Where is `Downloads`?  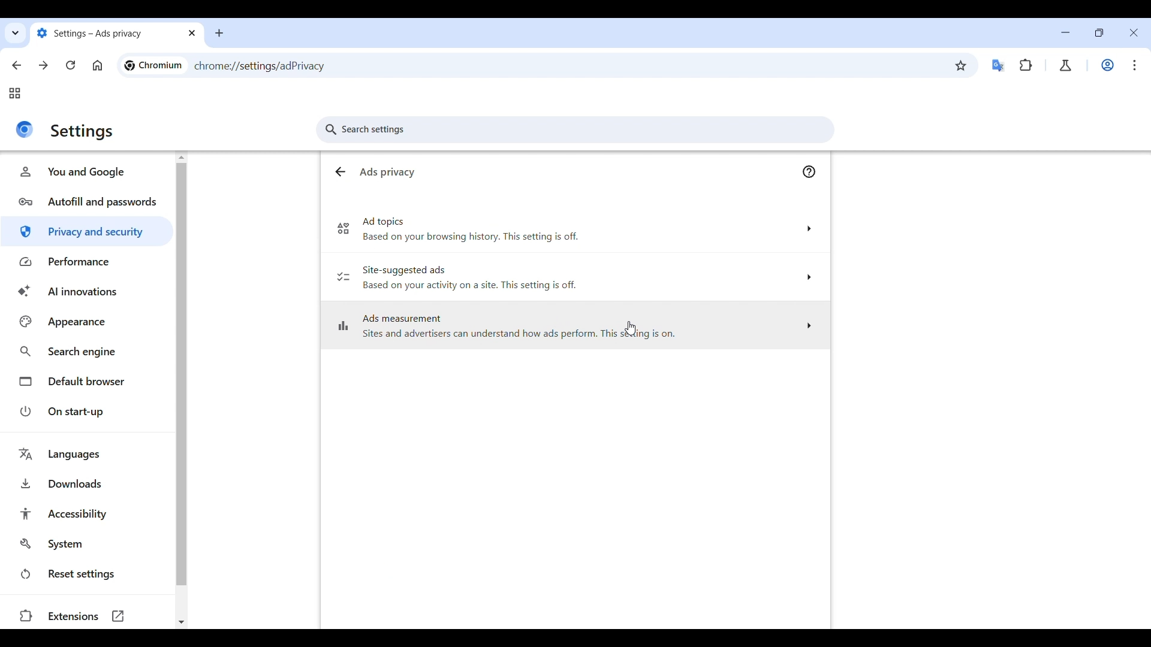
Downloads is located at coordinates (88, 483).